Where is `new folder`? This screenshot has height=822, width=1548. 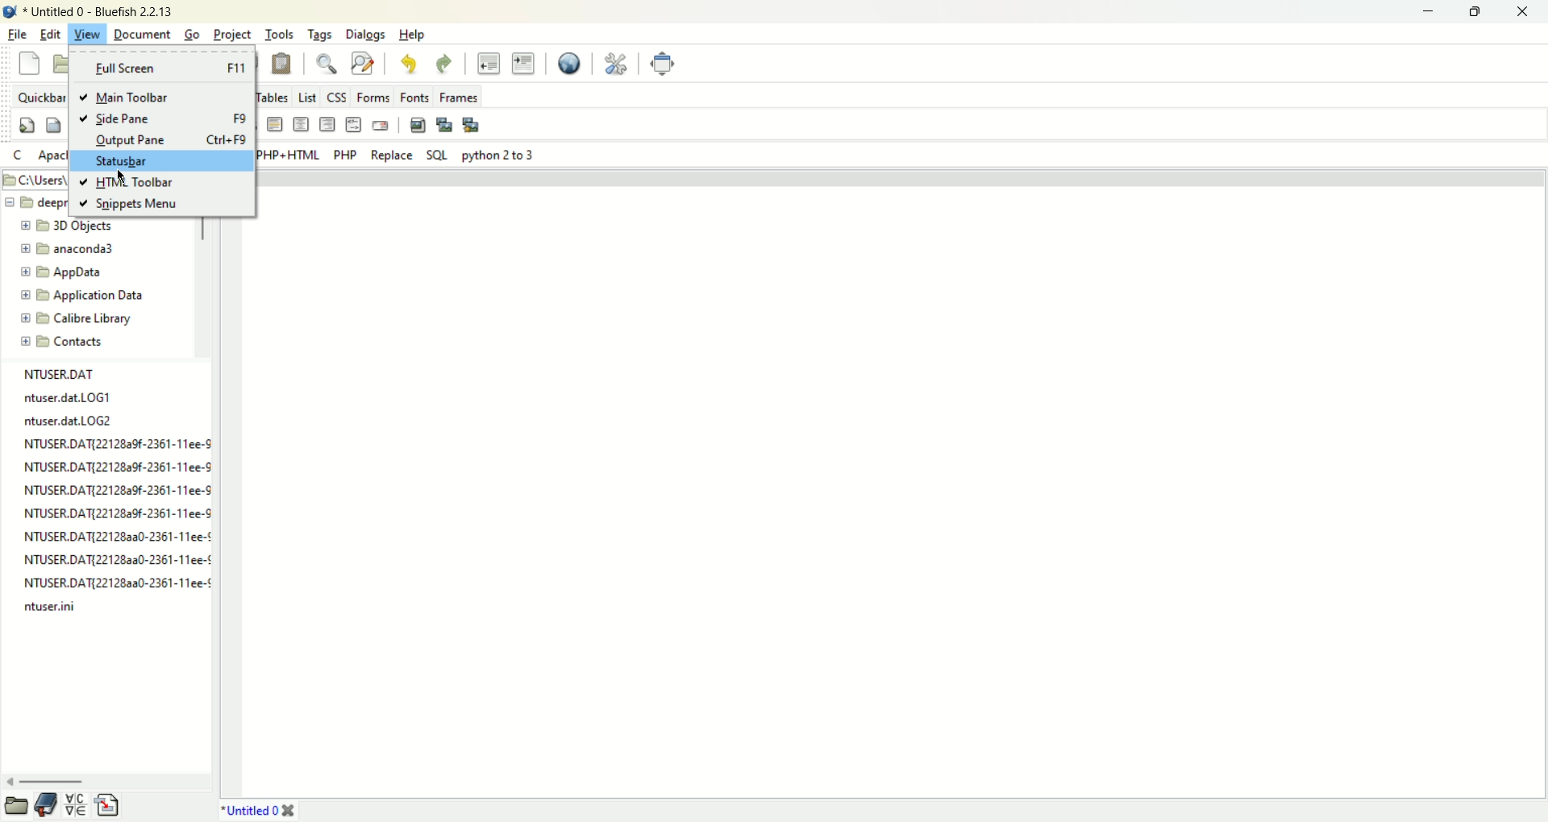 new folder is located at coordinates (102, 296).